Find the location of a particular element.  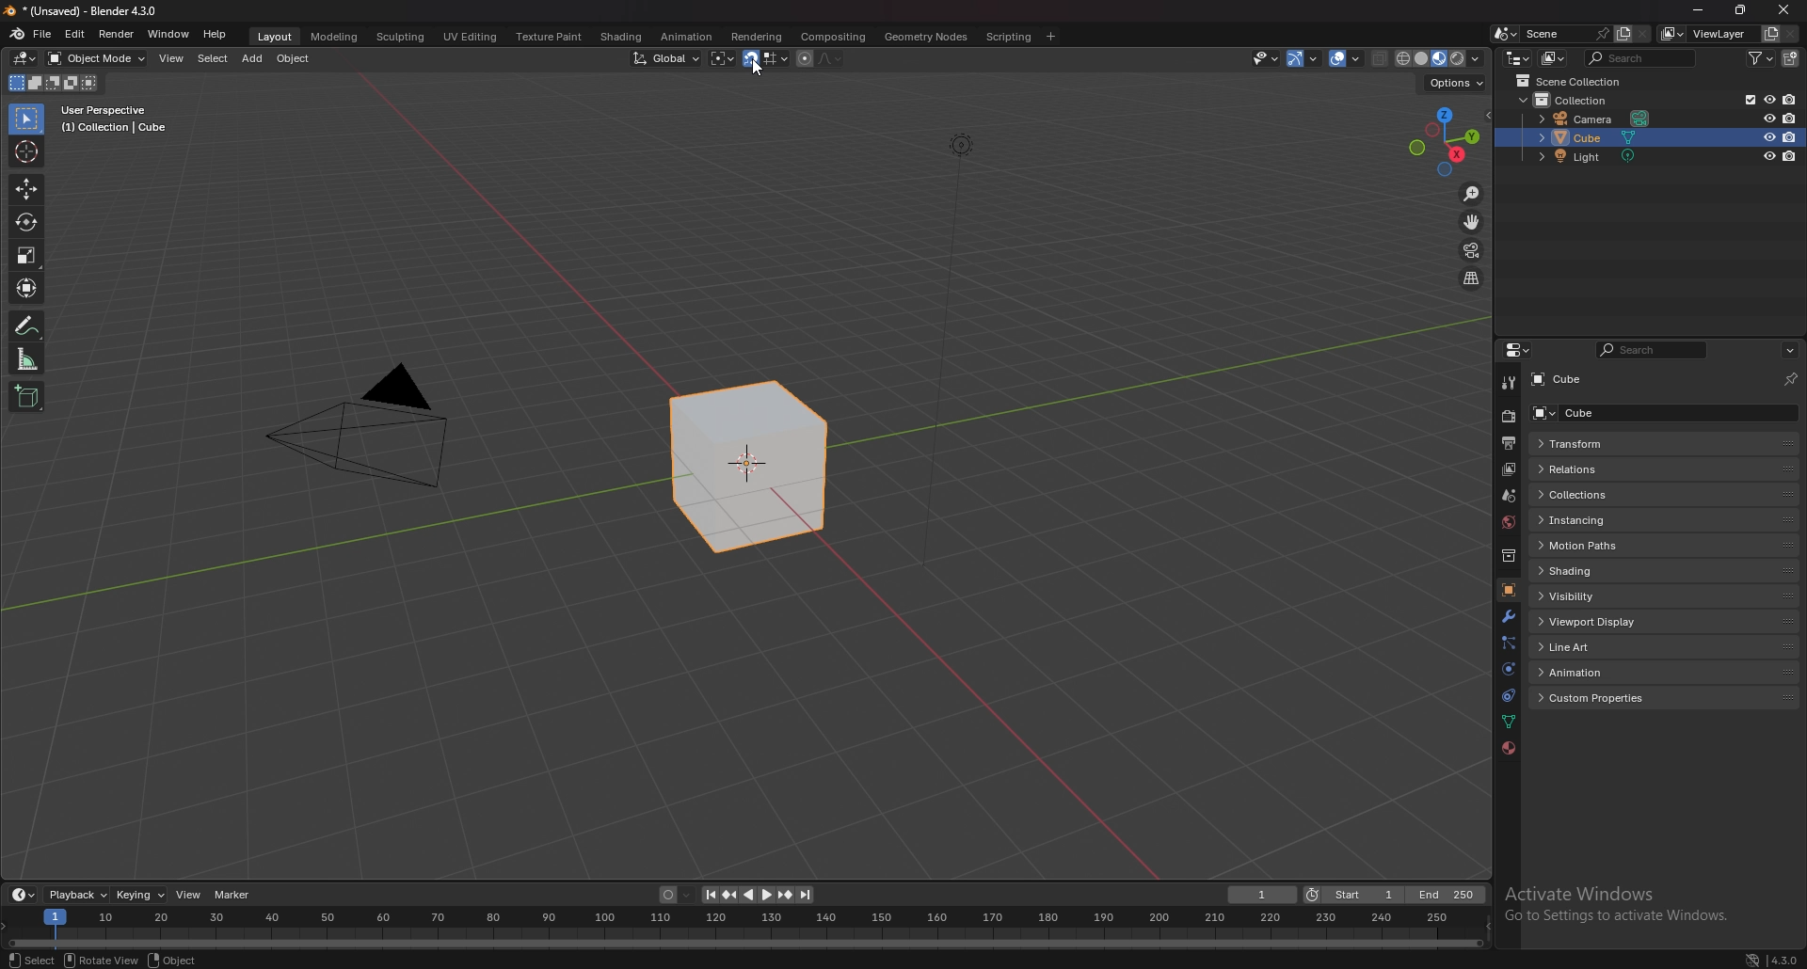

gizmo is located at coordinates (1305, 58).